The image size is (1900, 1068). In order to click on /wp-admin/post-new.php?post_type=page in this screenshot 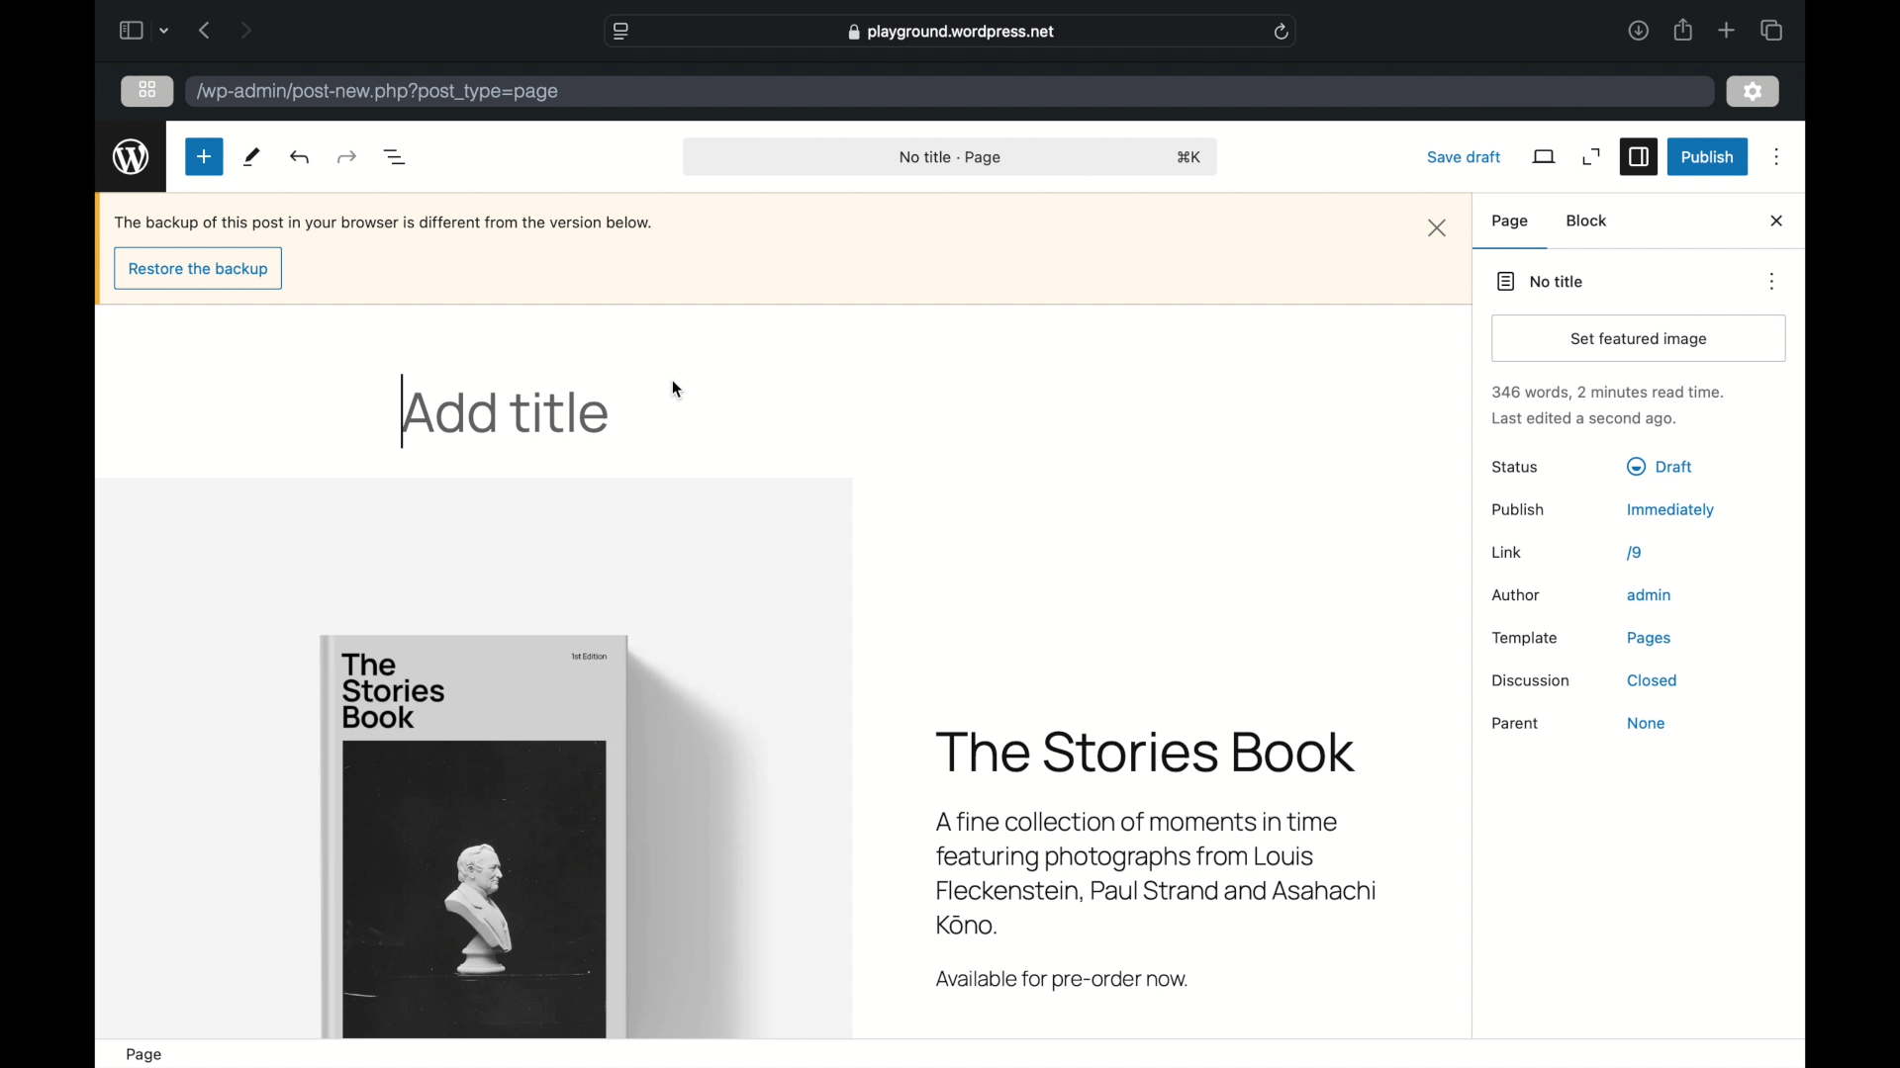, I will do `click(381, 93)`.